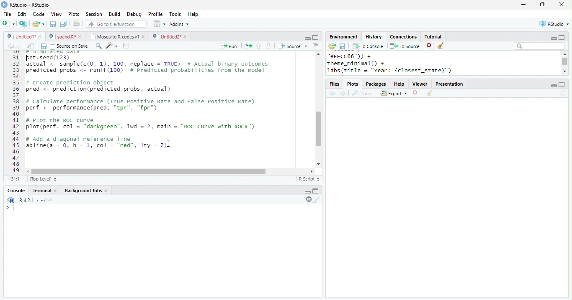 This screenshot has width=572, height=300. What do you see at coordinates (449, 84) in the screenshot?
I see `Presentation` at bounding box center [449, 84].